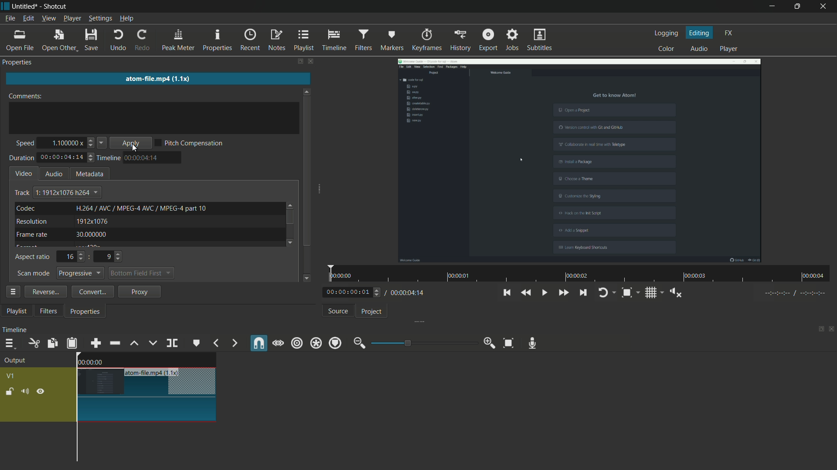 This screenshot has height=470, width=837. What do you see at coordinates (143, 40) in the screenshot?
I see `redo` at bounding box center [143, 40].